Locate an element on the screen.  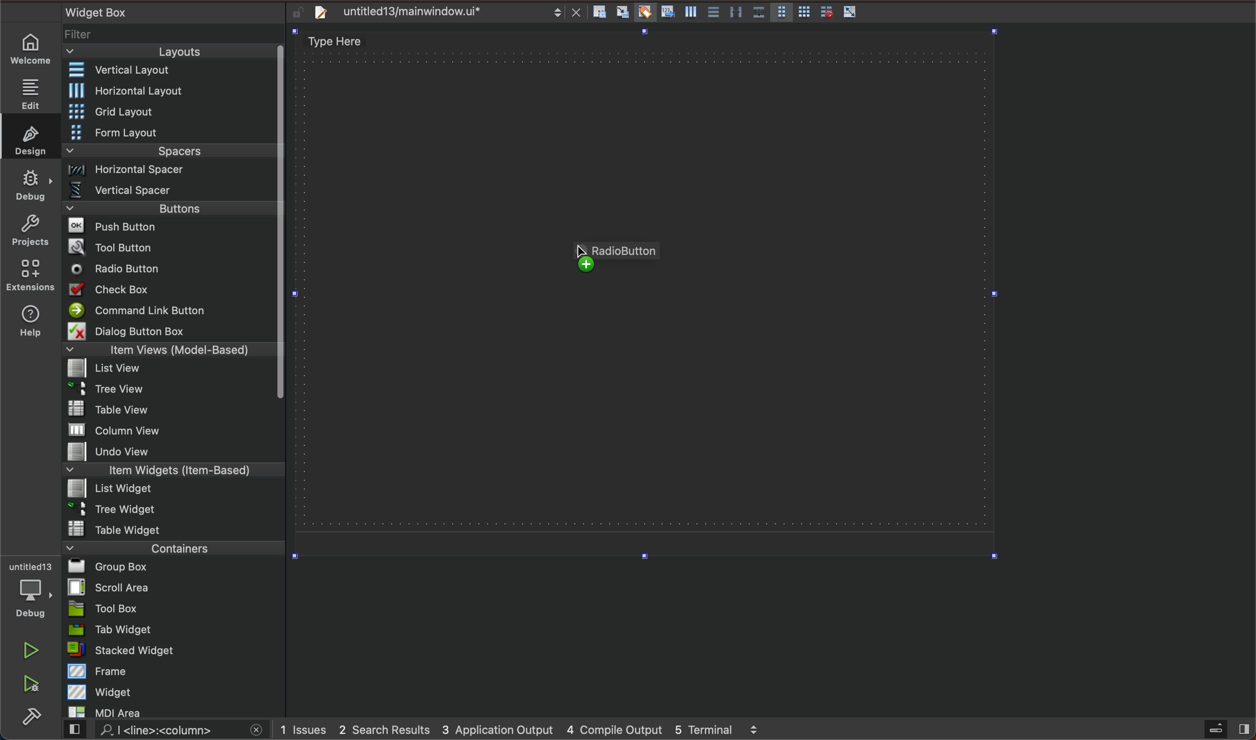
build is located at coordinates (31, 718).